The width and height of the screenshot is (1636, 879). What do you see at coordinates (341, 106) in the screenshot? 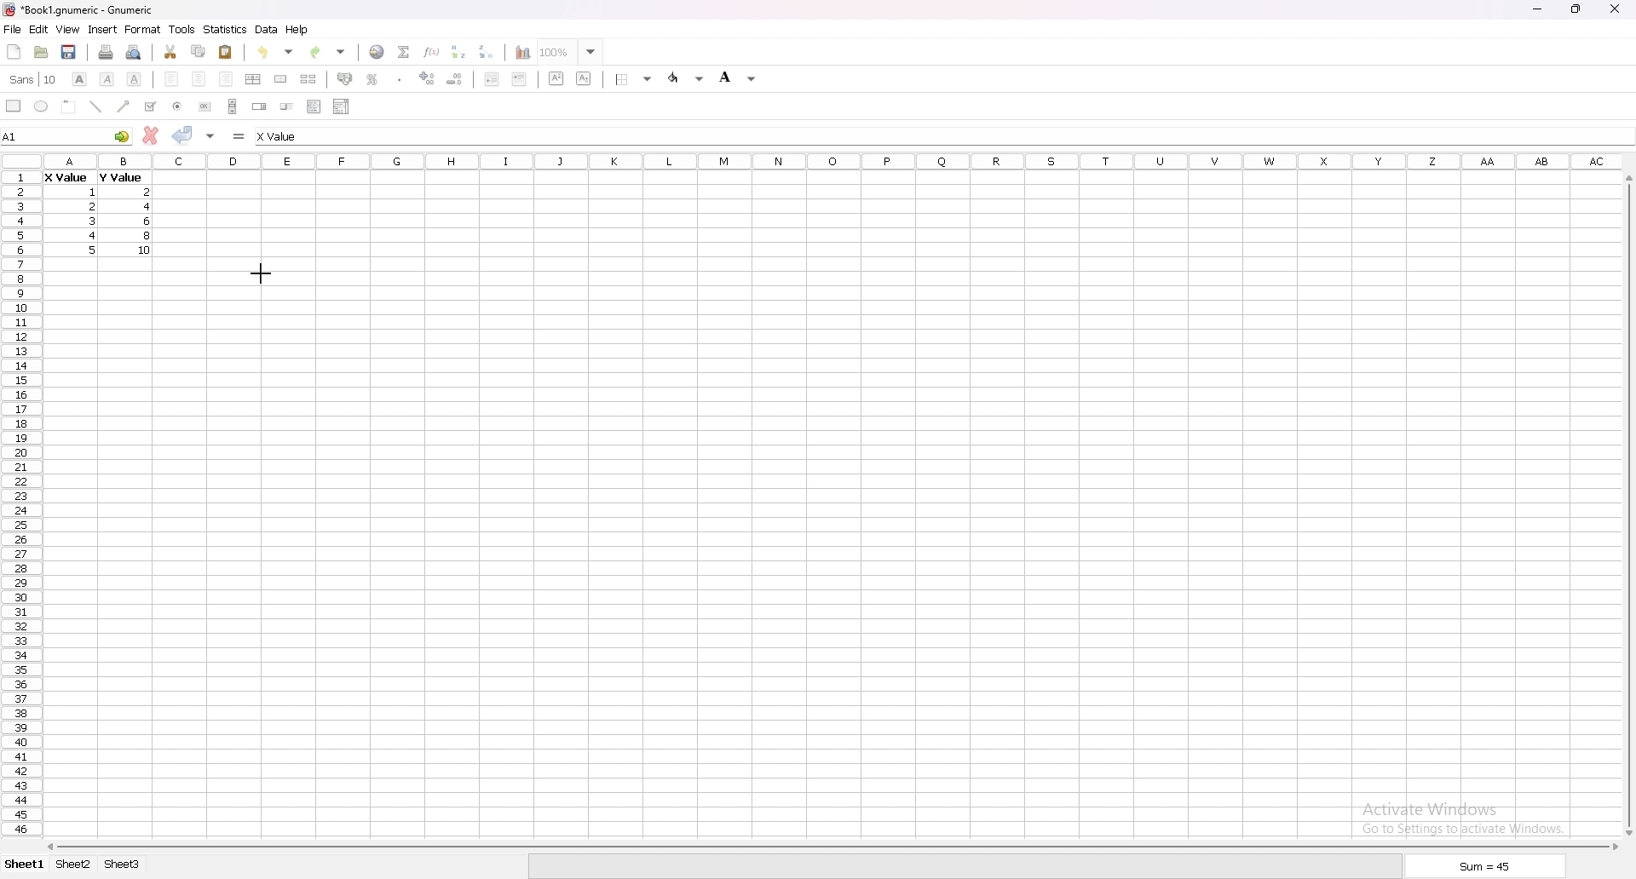
I see `combo box` at bounding box center [341, 106].